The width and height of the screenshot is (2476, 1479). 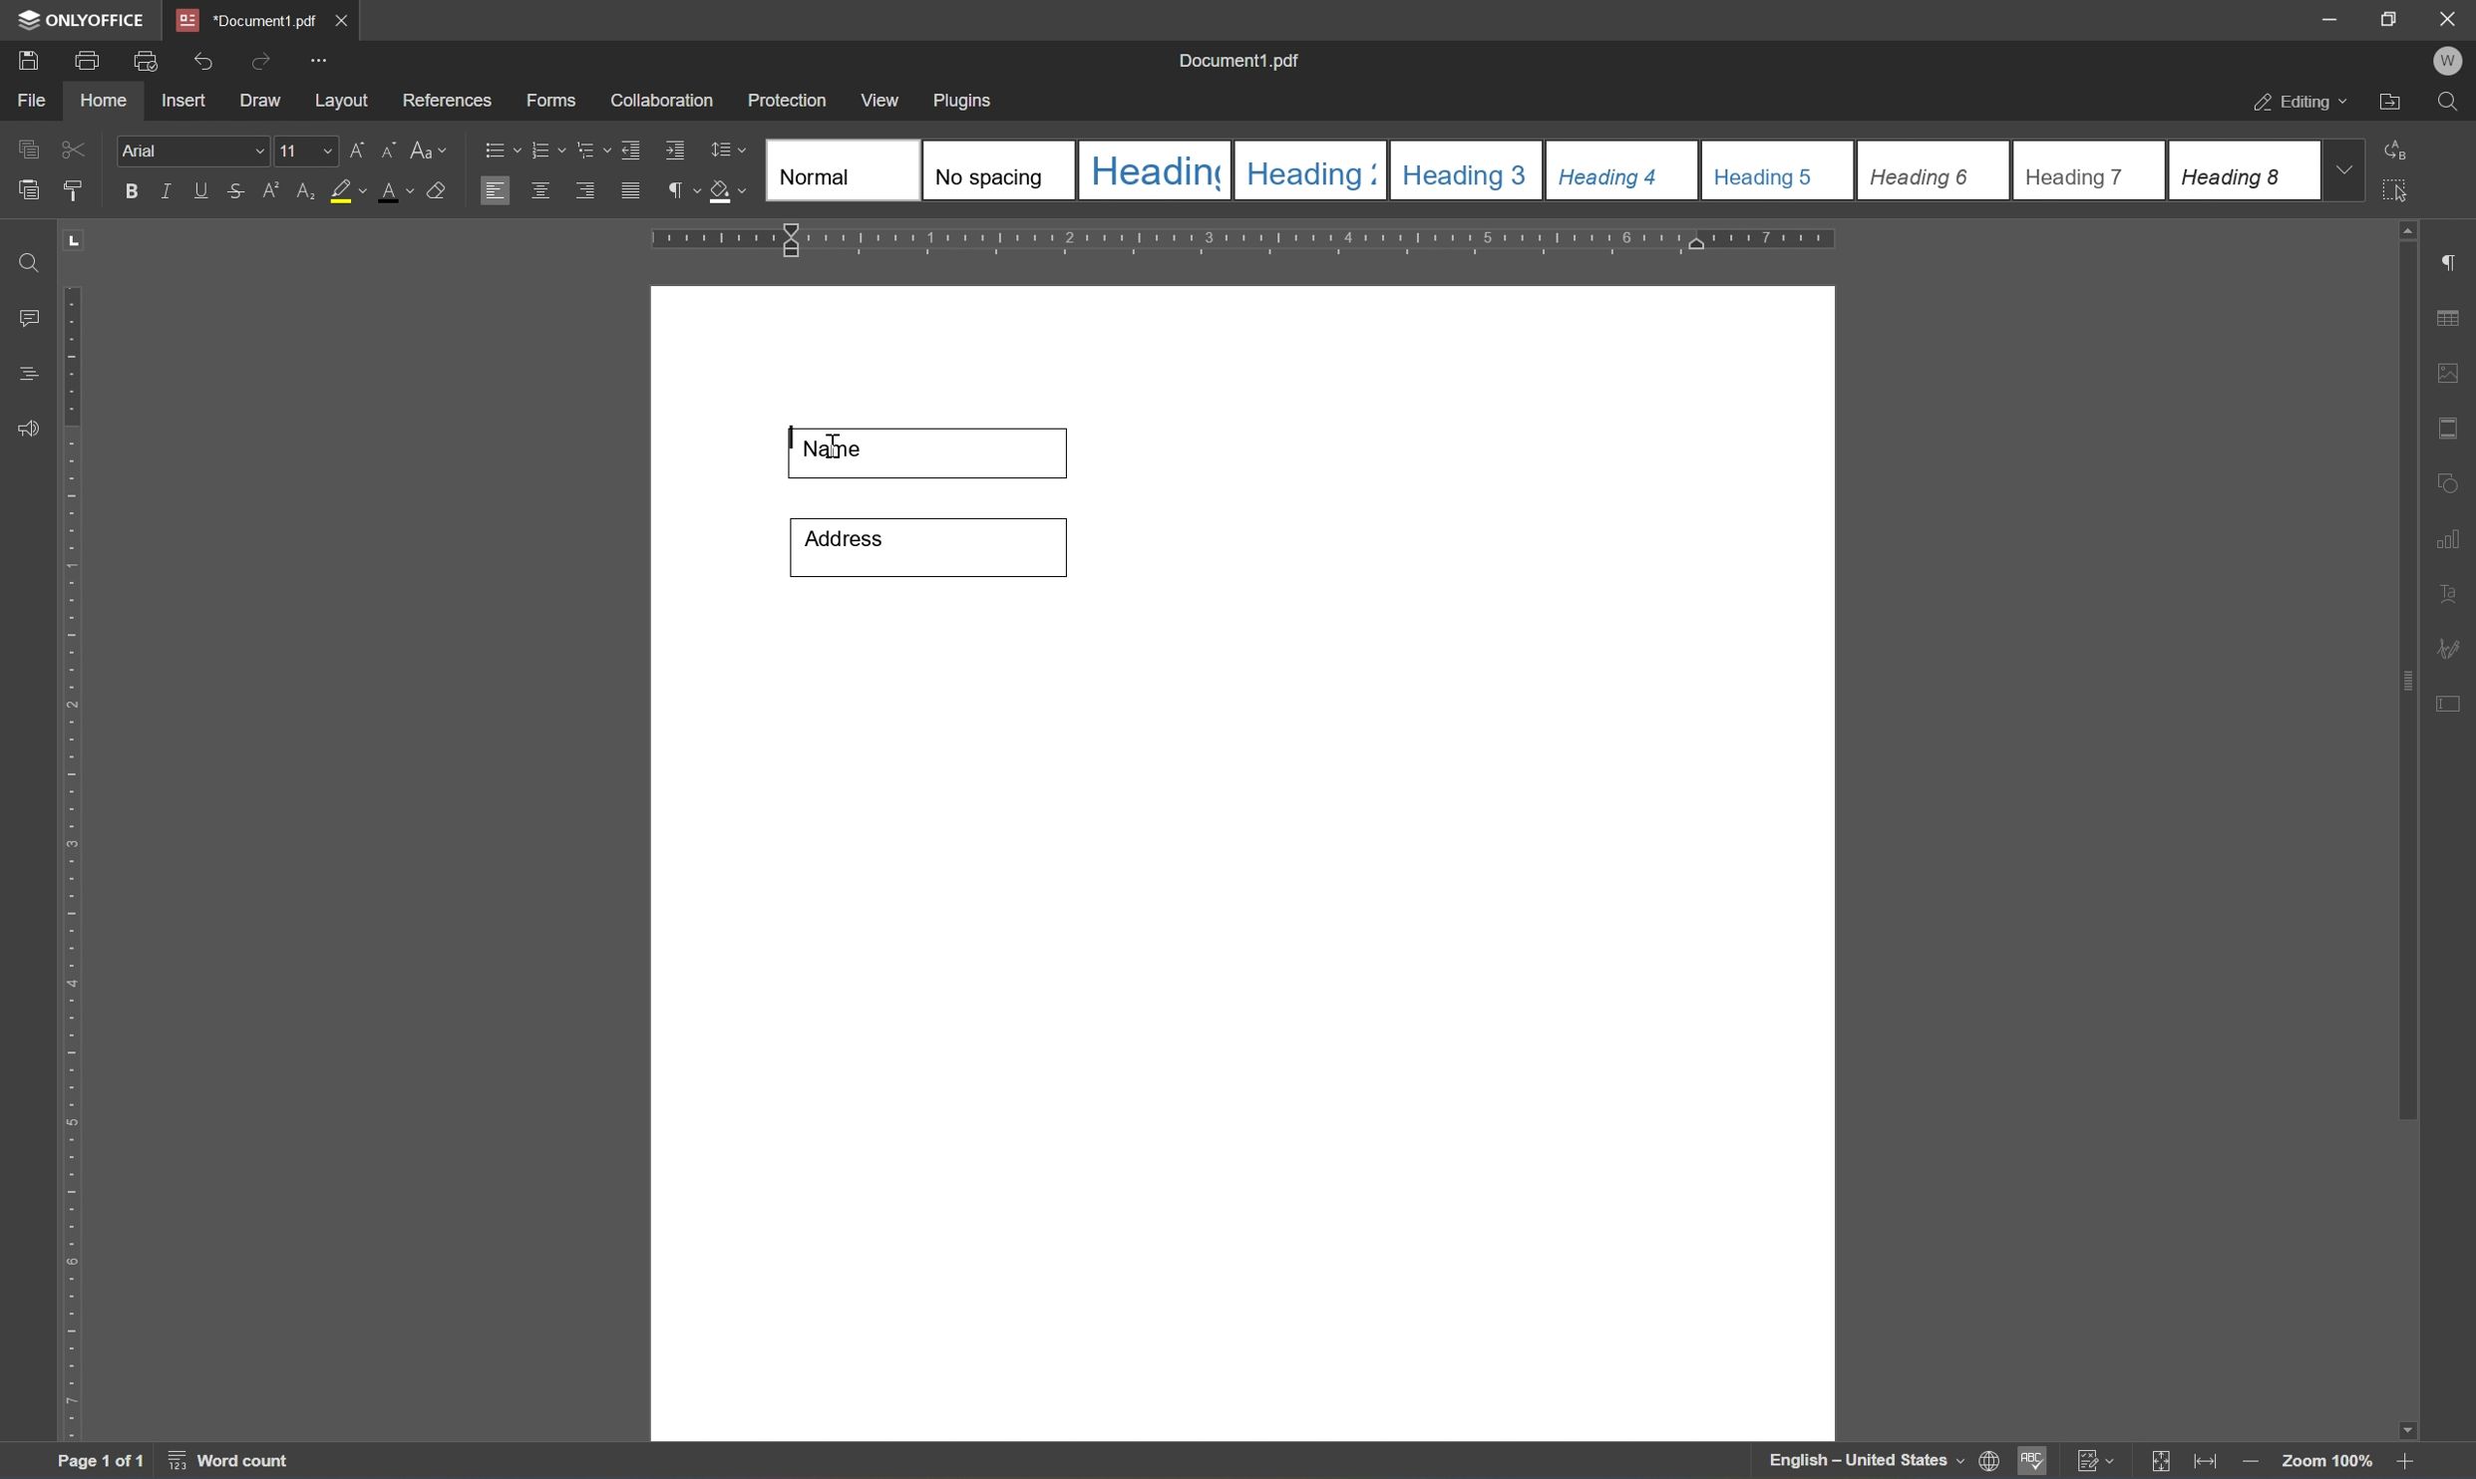 I want to click on change case, so click(x=432, y=153).